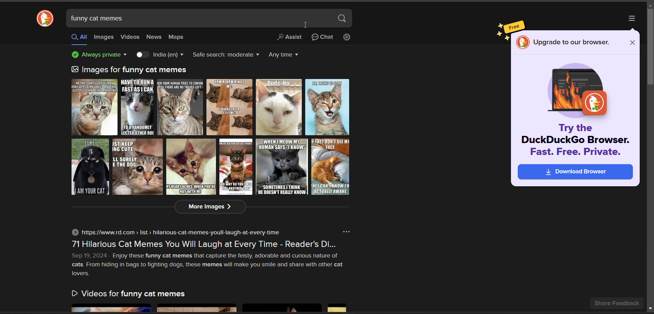  I want to click on maps, so click(177, 38).